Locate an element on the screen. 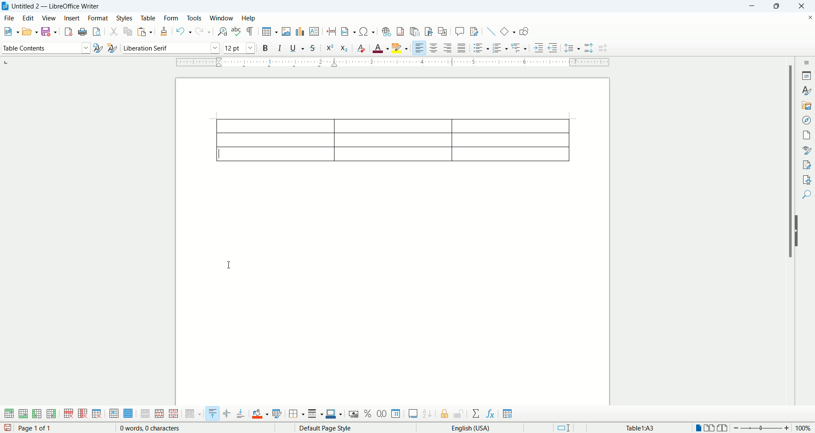 The height and width of the screenshot is (433, 815). currency format is located at coordinates (354, 415).